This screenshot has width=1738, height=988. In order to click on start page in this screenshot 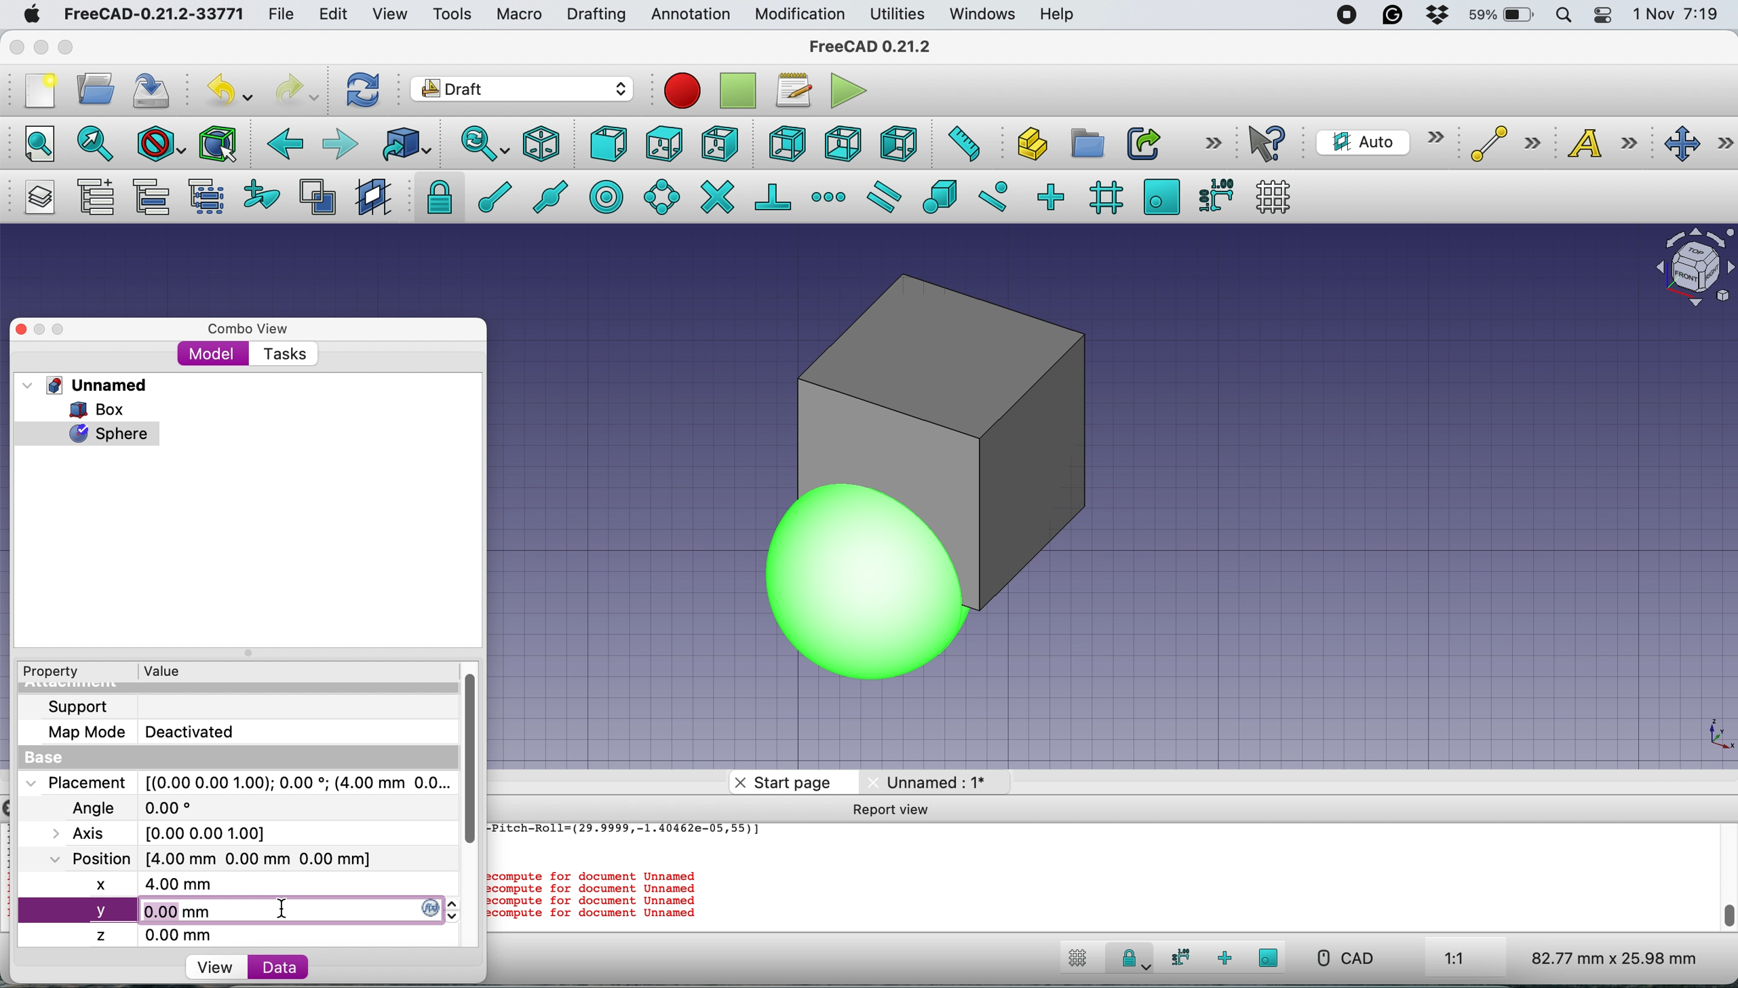, I will do `click(796, 782)`.